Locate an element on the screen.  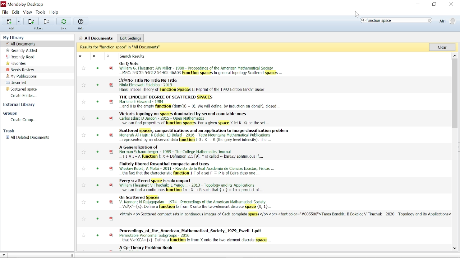
On Q Sets William G. Fleissner AW Miller - 1980 of the Amin Mathematical ocCH A er 10D Rss of the Americas Huthematial Sooety, is located at coordinates (271, 68).